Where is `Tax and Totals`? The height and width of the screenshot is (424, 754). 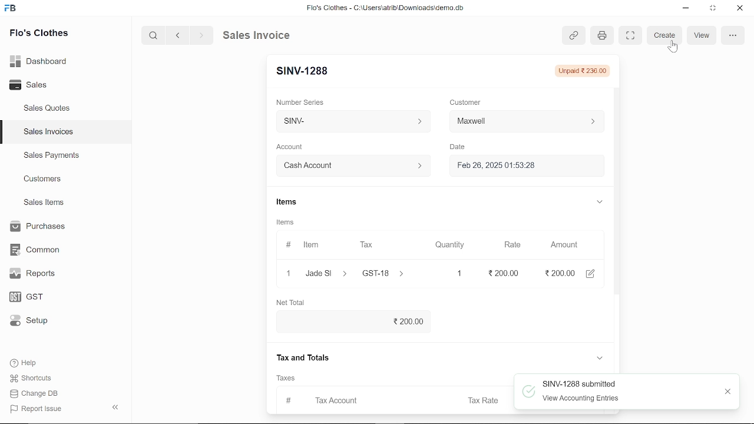
Tax and Totals is located at coordinates (305, 357).